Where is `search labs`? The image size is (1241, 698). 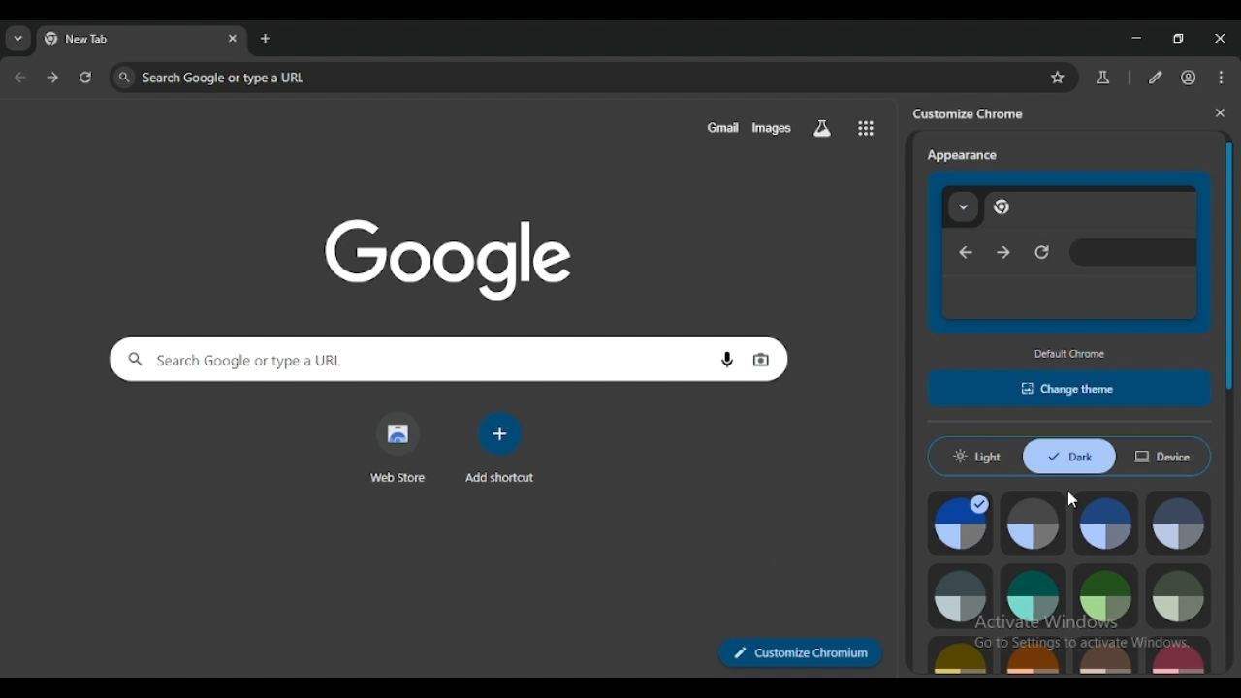
search labs is located at coordinates (822, 128).